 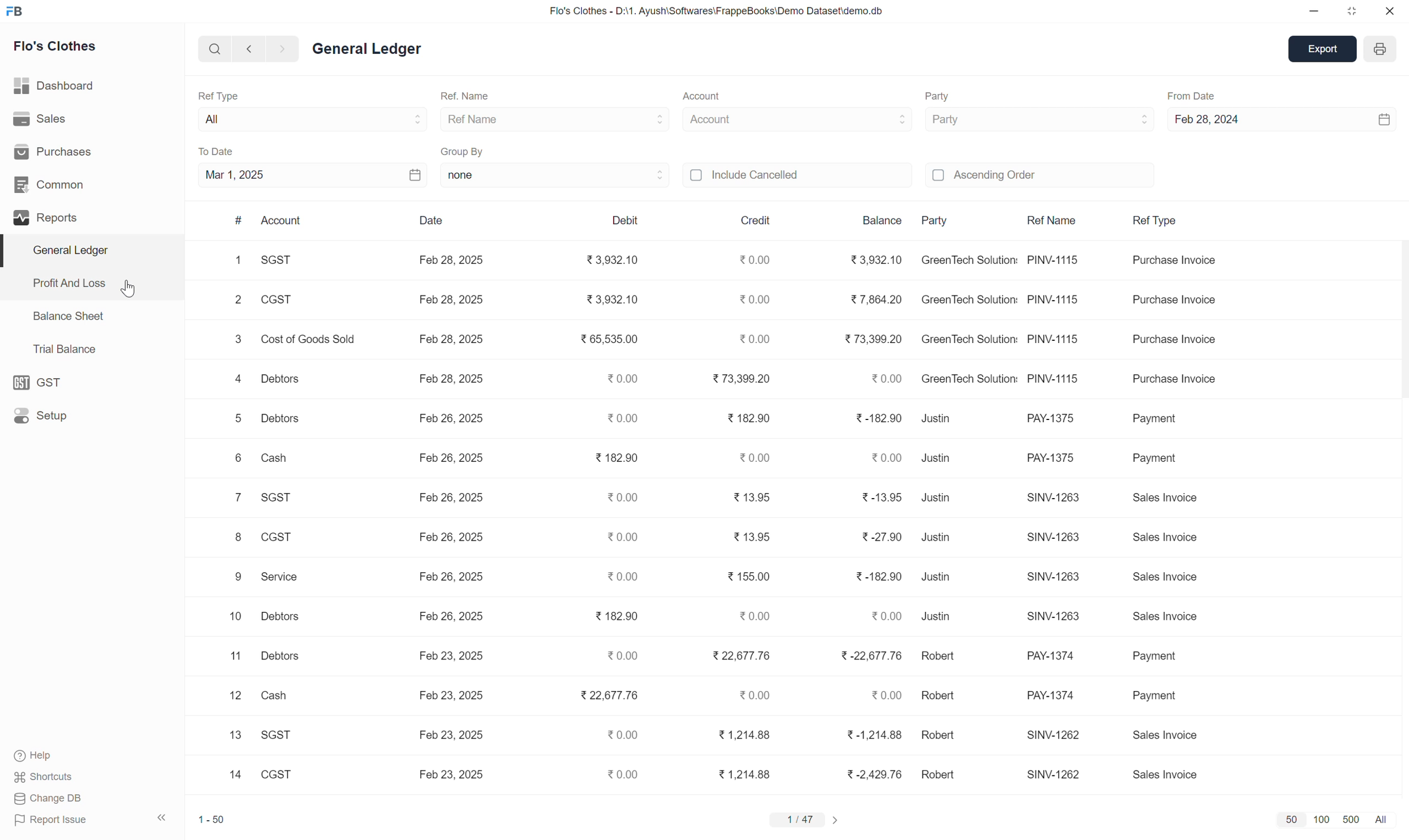 What do you see at coordinates (133, 282) in the screenshot?
I see `Cursor` at bounding box center [133, 282].